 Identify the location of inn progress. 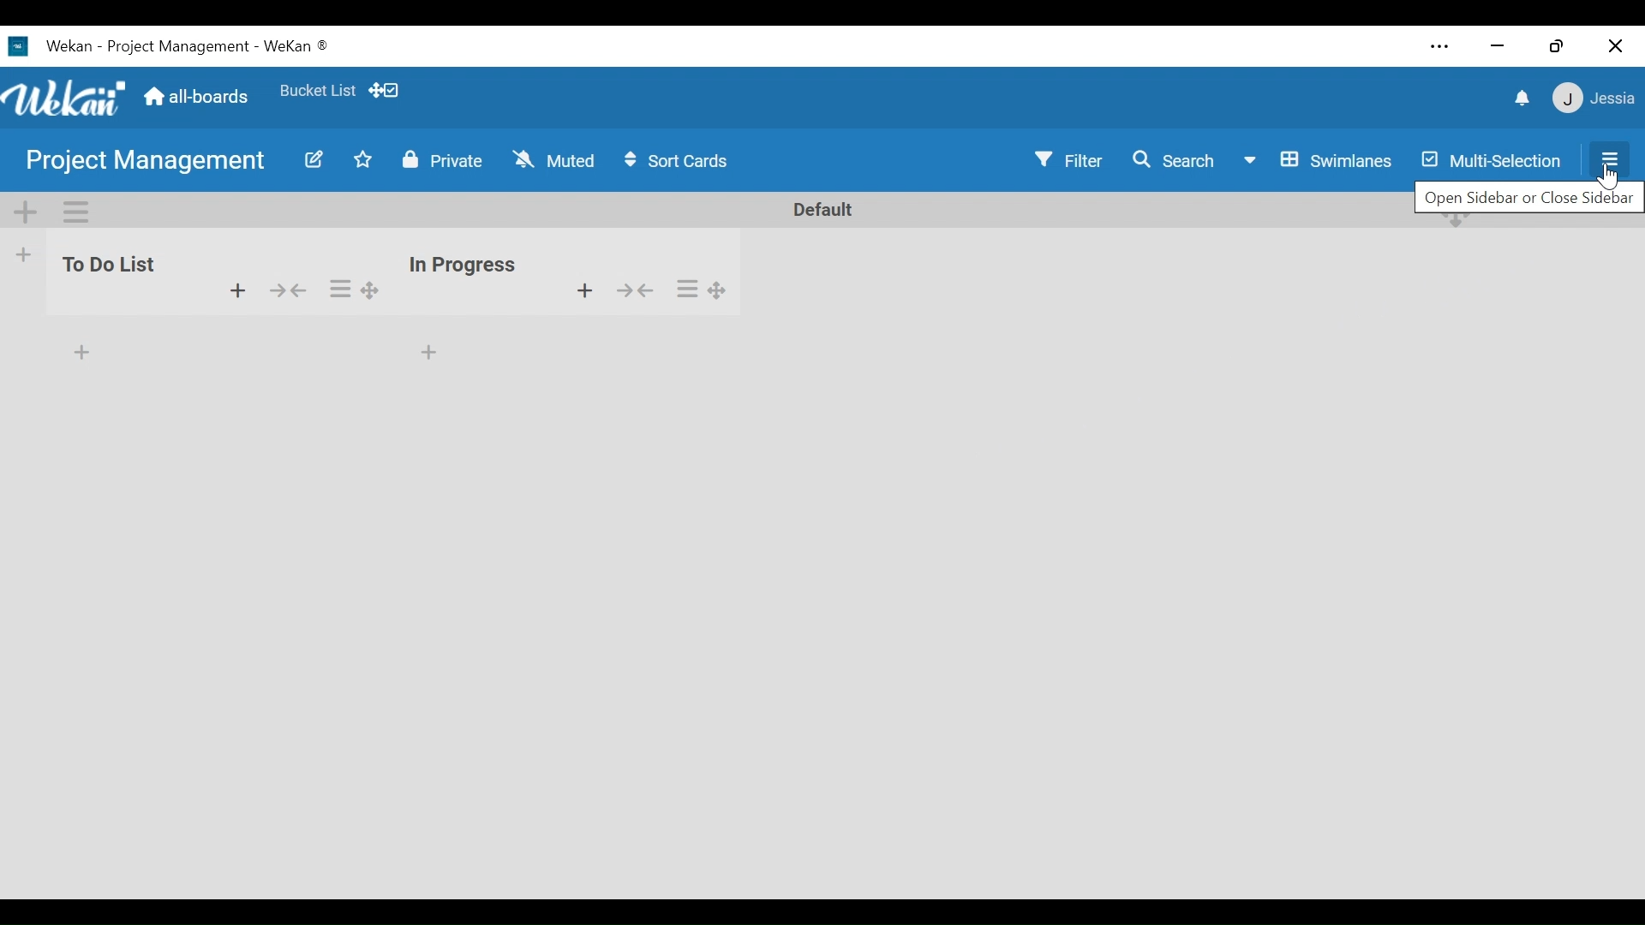
(464, 258).